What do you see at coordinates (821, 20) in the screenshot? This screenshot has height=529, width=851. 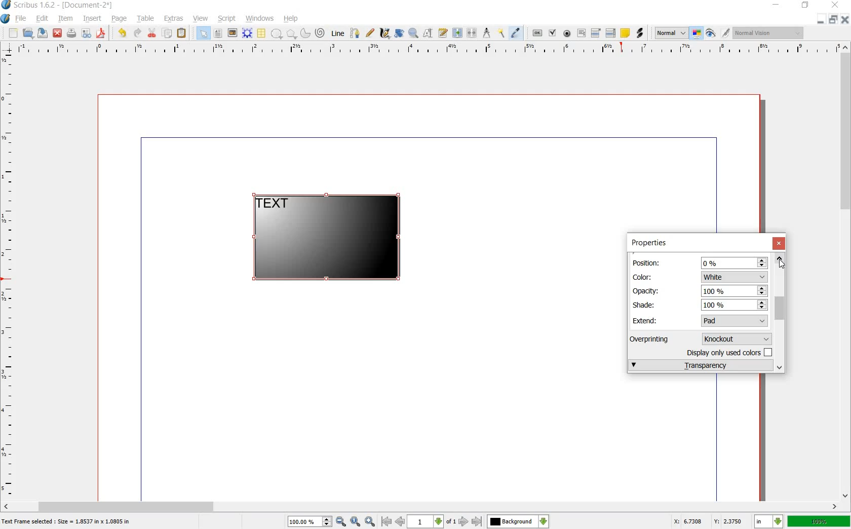 I see `minimize` at bounding box center [821, 20].